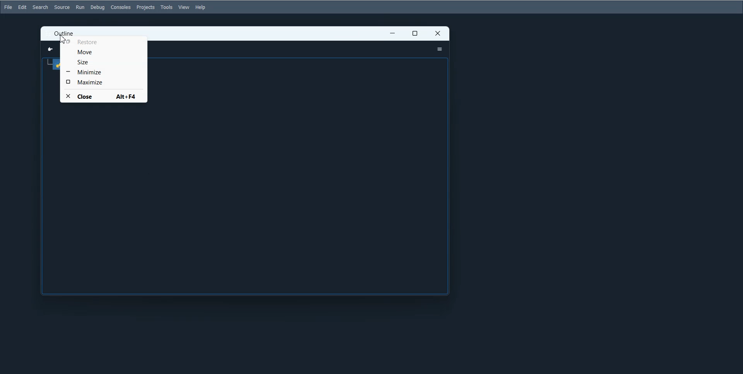 Image resolution: width=743 pixels, height=374 pixels. Describe the element at coordinates (415, 34) in the screenshot. I see `Maximize` at that location.